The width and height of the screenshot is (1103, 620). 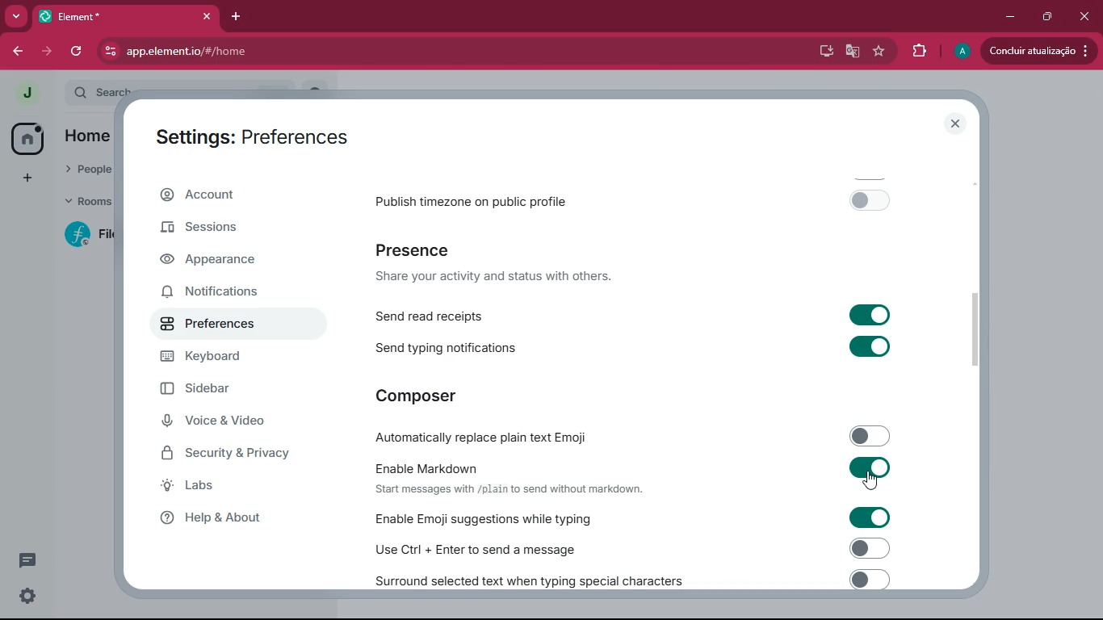 I want to click on profile, so click(x=25, y=91).